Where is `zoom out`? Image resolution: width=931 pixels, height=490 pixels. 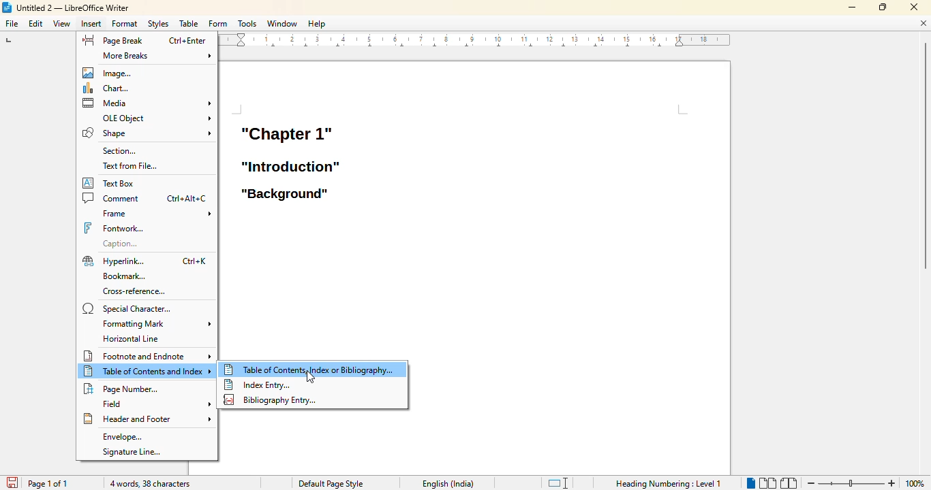 zoom out is located at coordinates (810, 484).